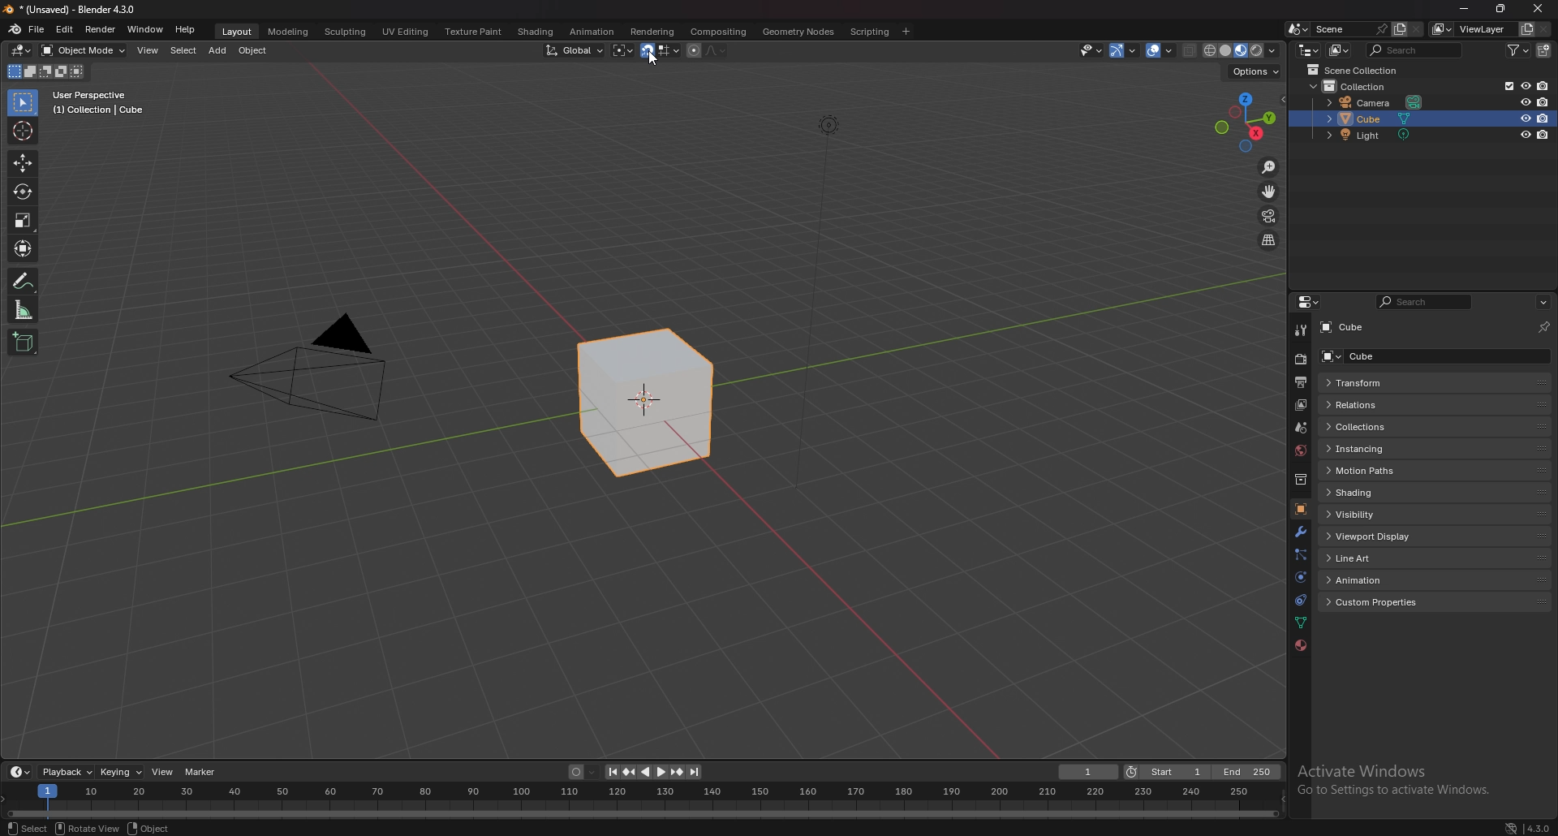 Image resolution: width=1558 pixels, height=836 pixels. I want to click on tool, so click(1299, 330).